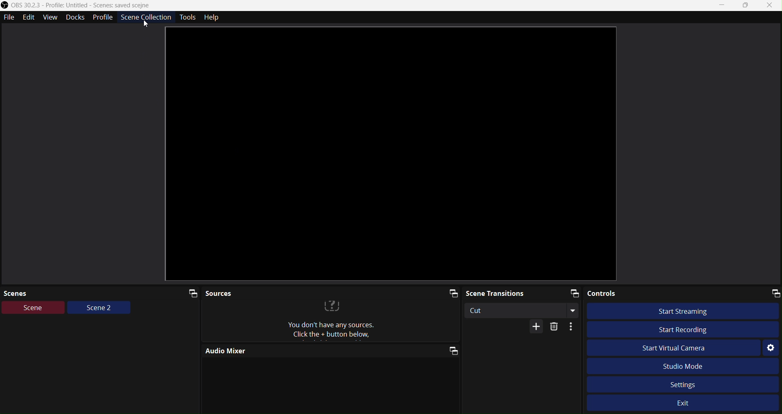  Describe the element at coordinates (332, 294) in the screenshot. I see `Sources` at that location.